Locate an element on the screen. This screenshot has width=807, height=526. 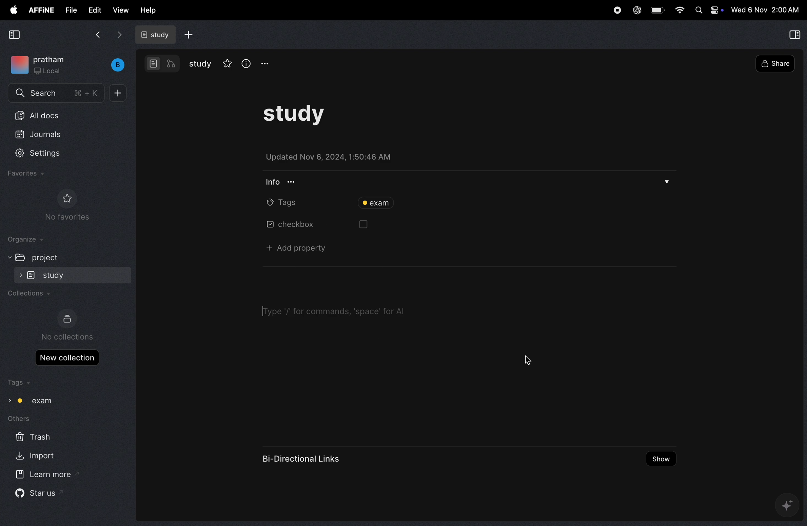
learn more is located at coordinates (48, 475).